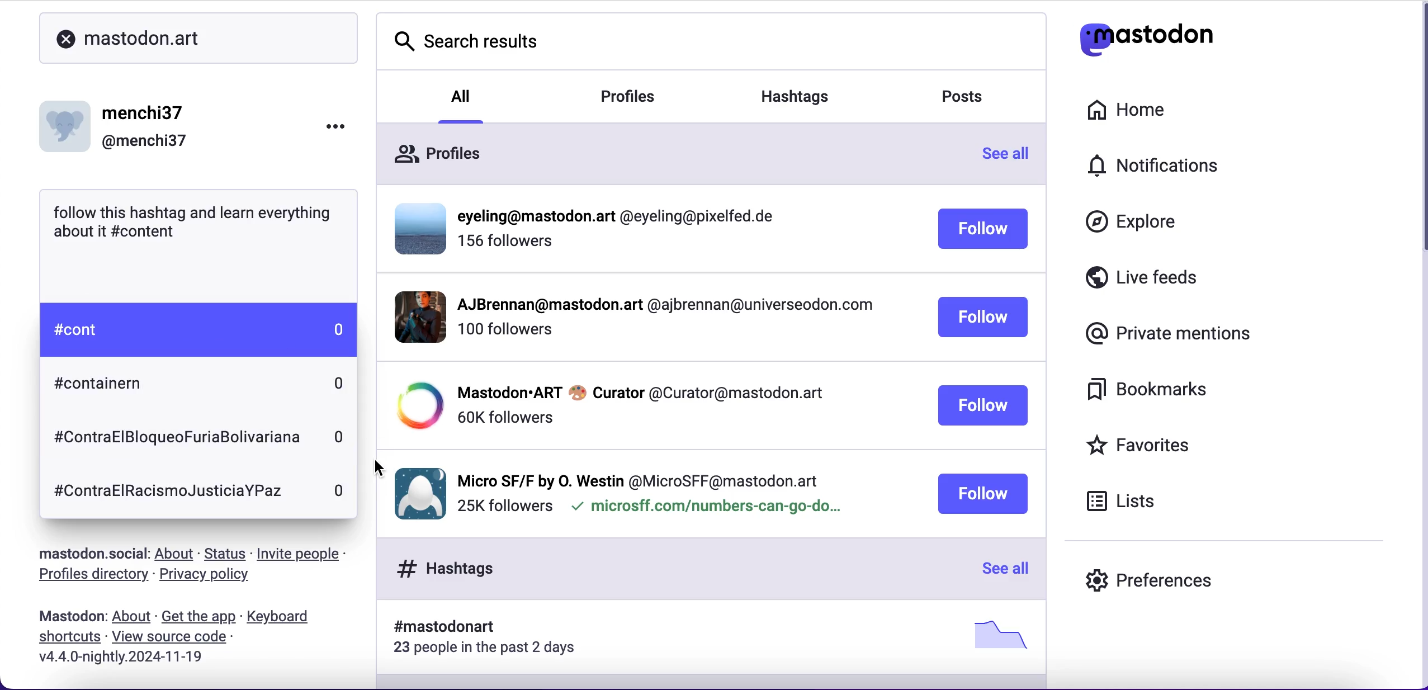 The width and height of the screenshot is (1428, 690). What do you see at coordinates (1164, 334) in the screenshot?
I see `private mentions` at bounding box center [1164, 334].